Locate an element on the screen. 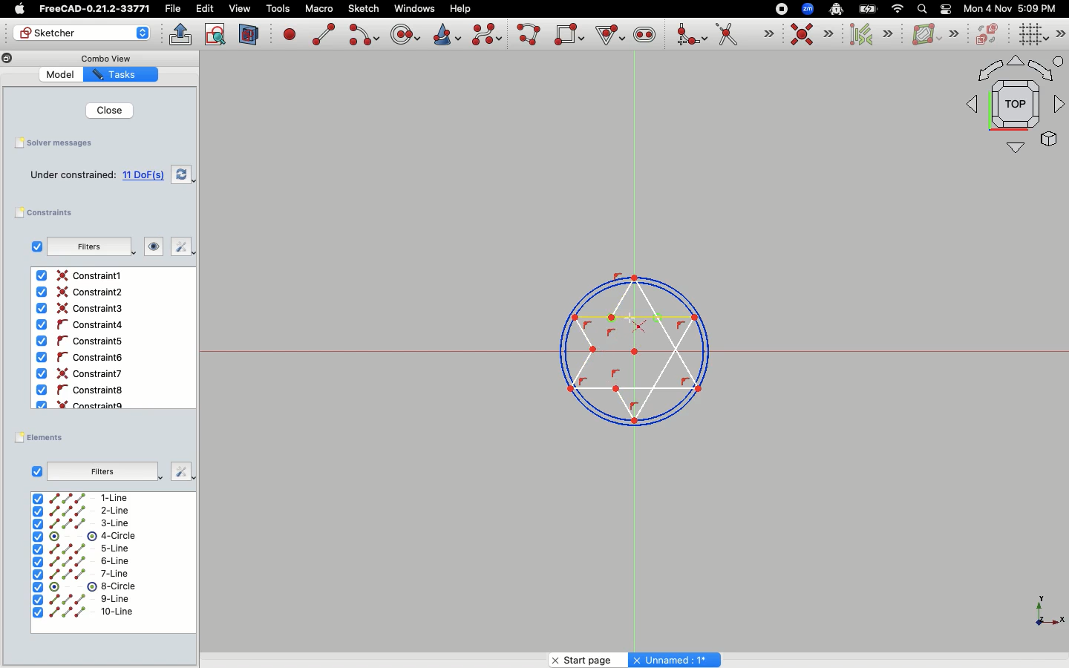  8-circle is located at coordinates (93, 586).